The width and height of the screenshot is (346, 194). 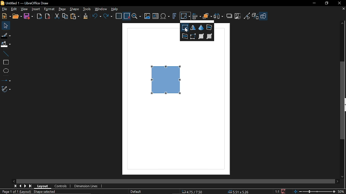 What do you see at coordinates (197, 16) in the screenshot?
I see `Align` at bounding box center [197, 16].